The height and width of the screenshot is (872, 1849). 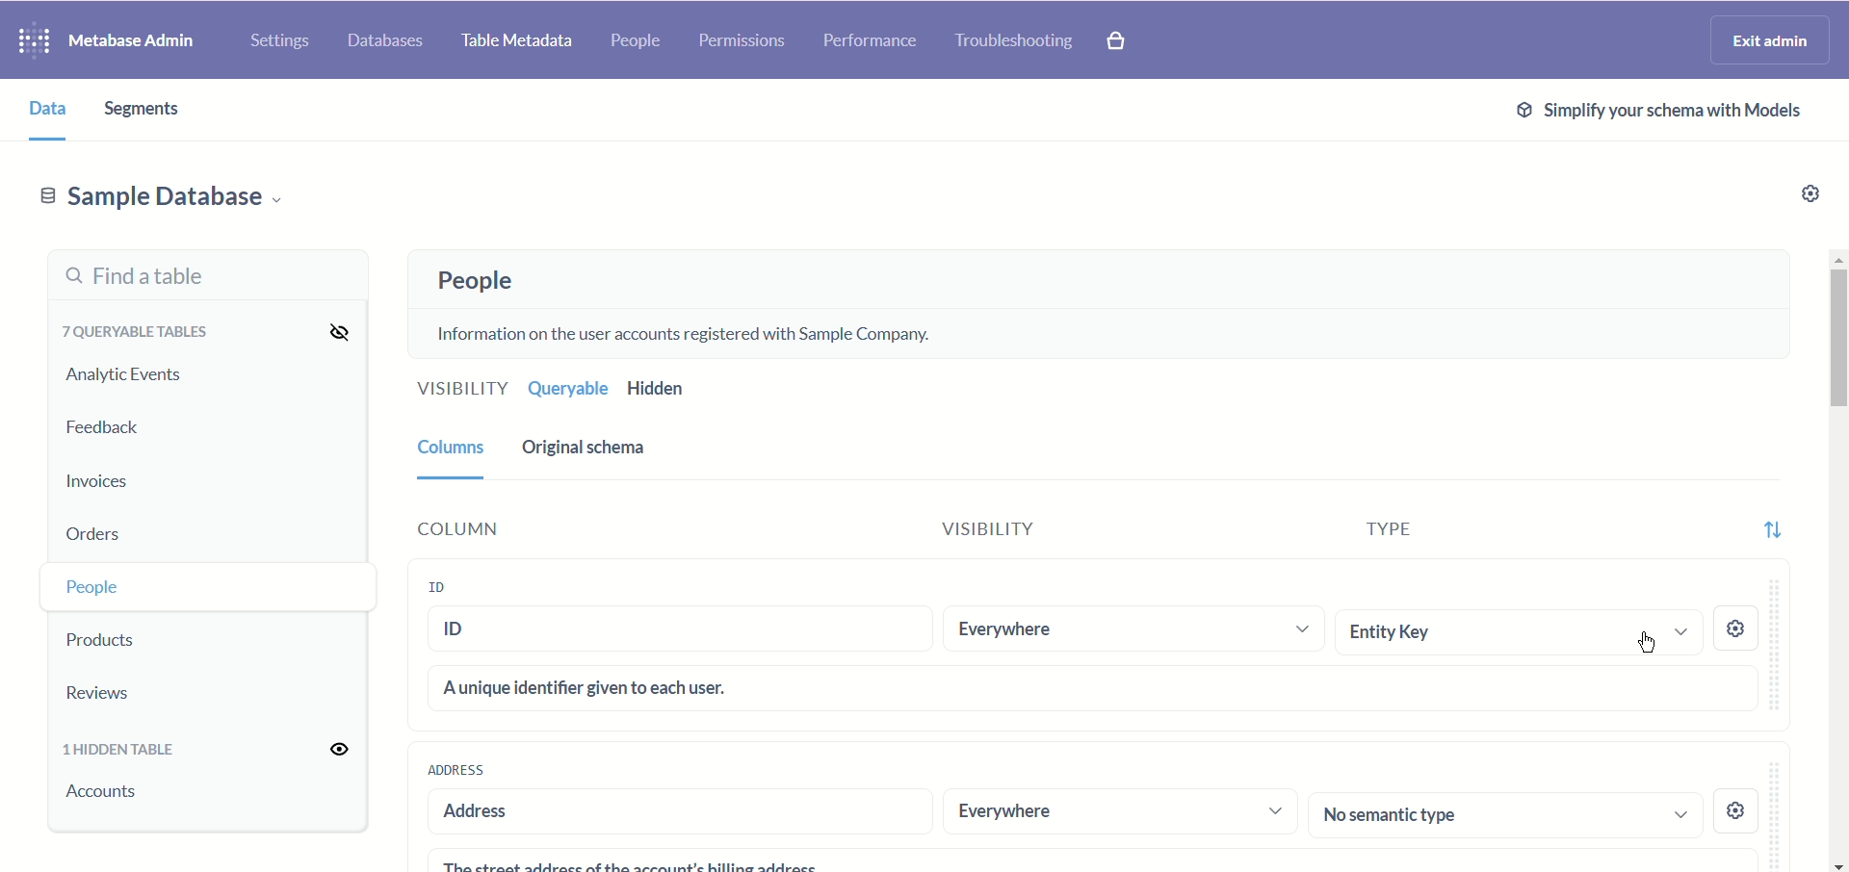 What do you see at coordinates (868, 41) in the screenshot?
I see `Performance` at bounding box center [868, 41].